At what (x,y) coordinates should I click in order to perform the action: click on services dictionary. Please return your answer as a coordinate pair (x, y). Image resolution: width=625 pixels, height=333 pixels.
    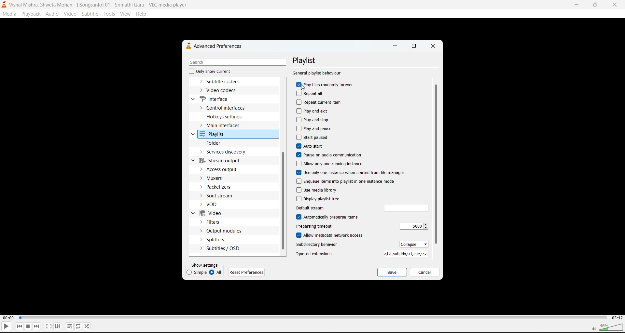
    Looking at the image, I should click on (229, 153).